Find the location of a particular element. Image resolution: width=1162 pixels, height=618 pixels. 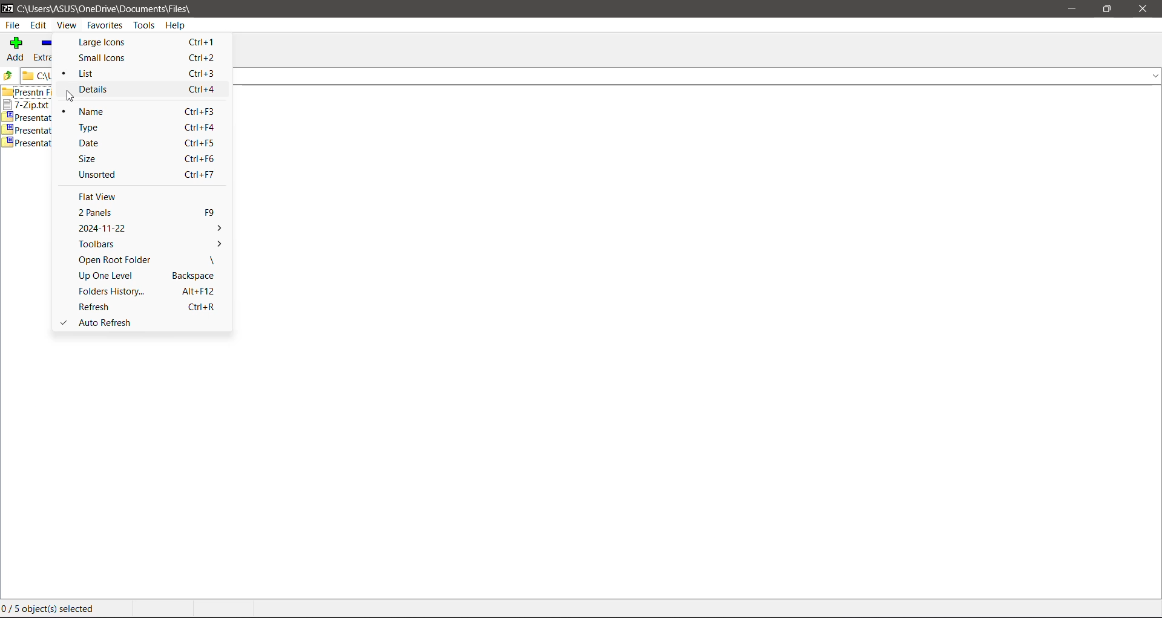

Help is located at coordinates (179, 27).